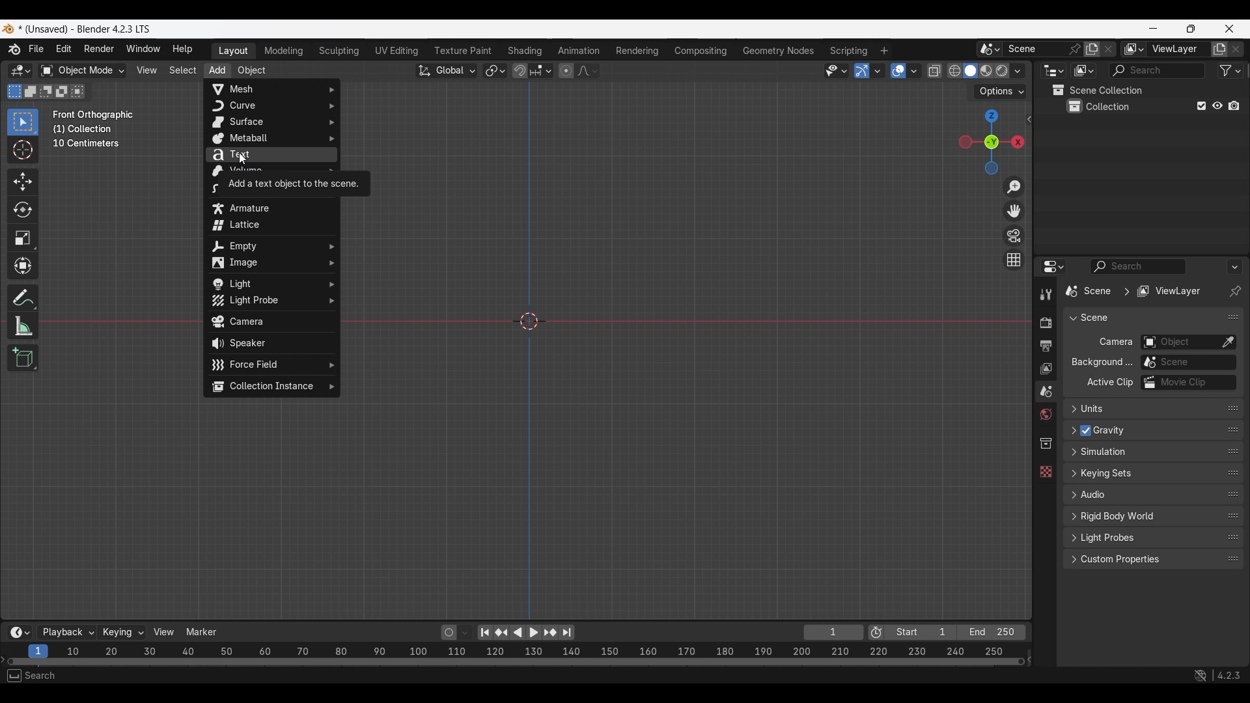 The image size is (1250, 703). What do you see at coordinates (1030, 659) in the screenshot?
I see `Decrease frames space` at bounding box center [1030, 659].